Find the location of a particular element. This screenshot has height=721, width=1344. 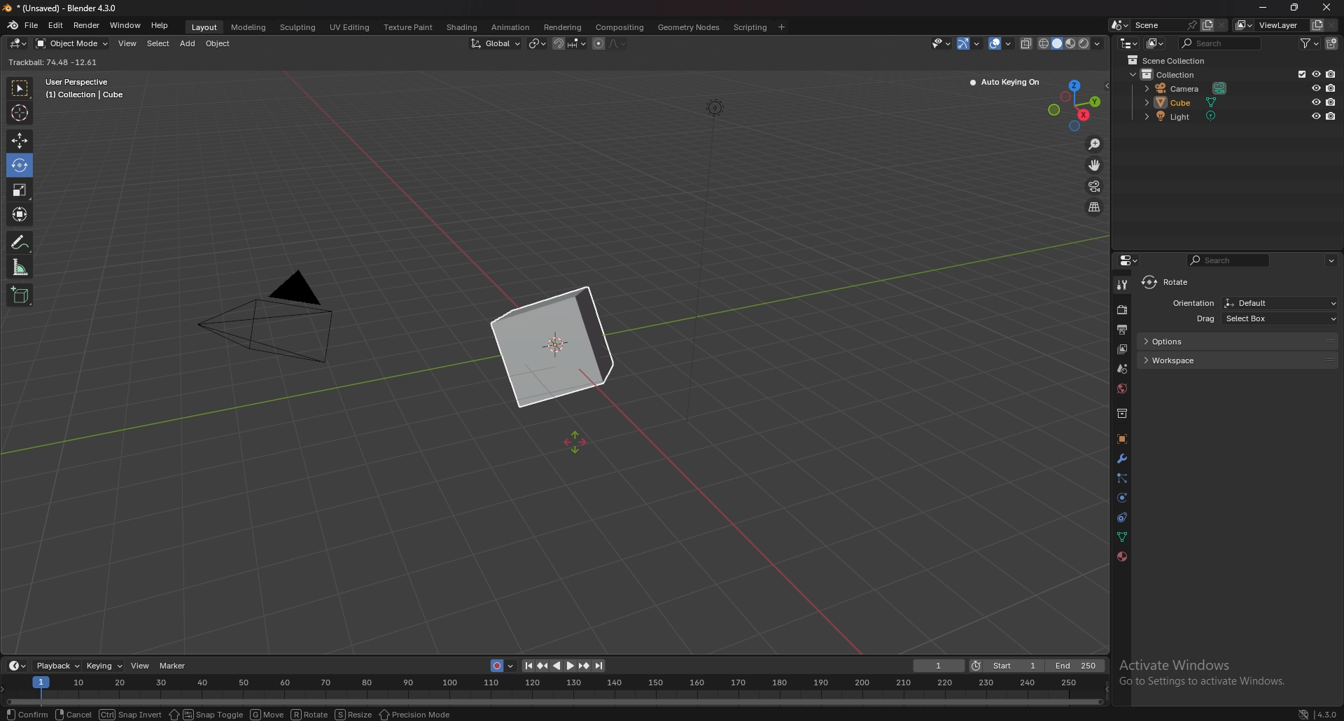

version is located at coordinates (1319, 713).